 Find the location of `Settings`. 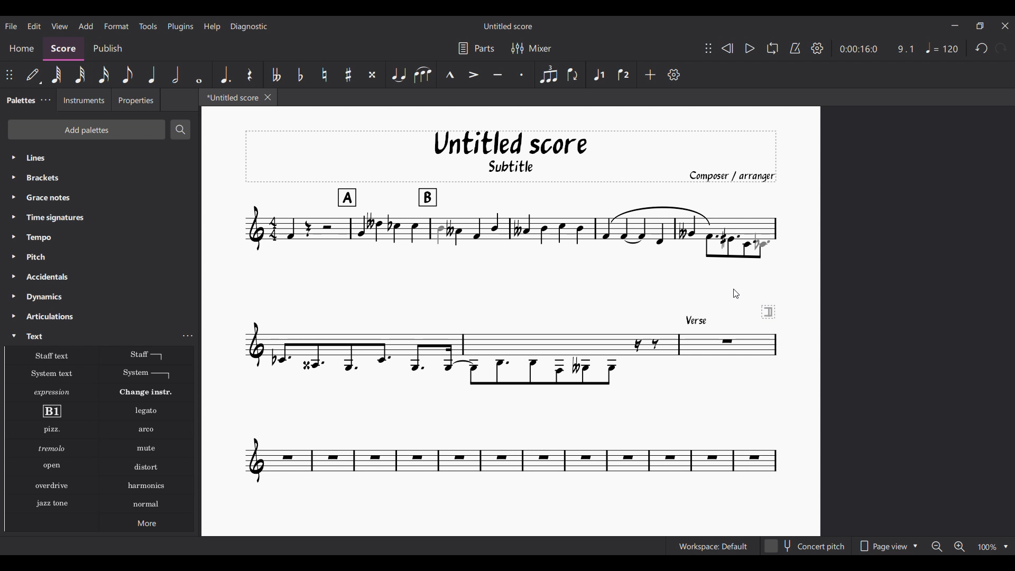

Settings is located at coordinates (817, 48).